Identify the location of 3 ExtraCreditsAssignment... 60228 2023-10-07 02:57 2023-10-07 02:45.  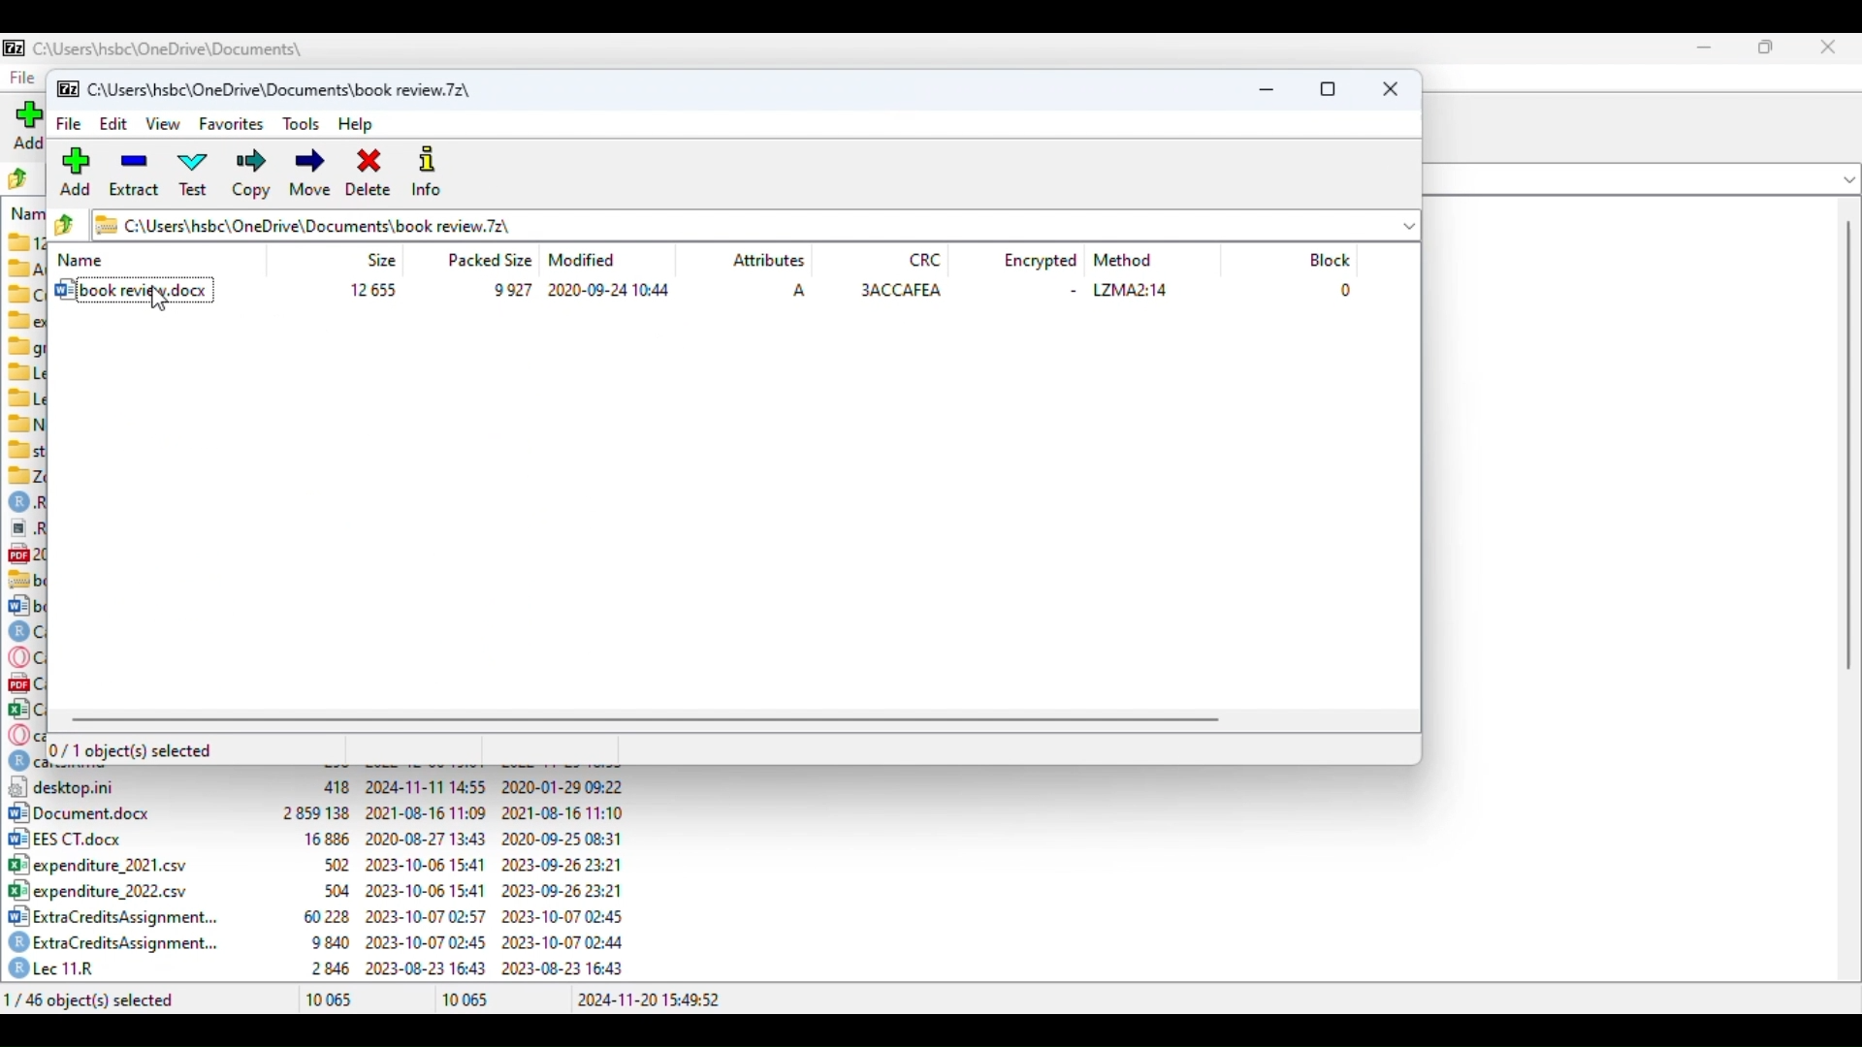
(315, 914).